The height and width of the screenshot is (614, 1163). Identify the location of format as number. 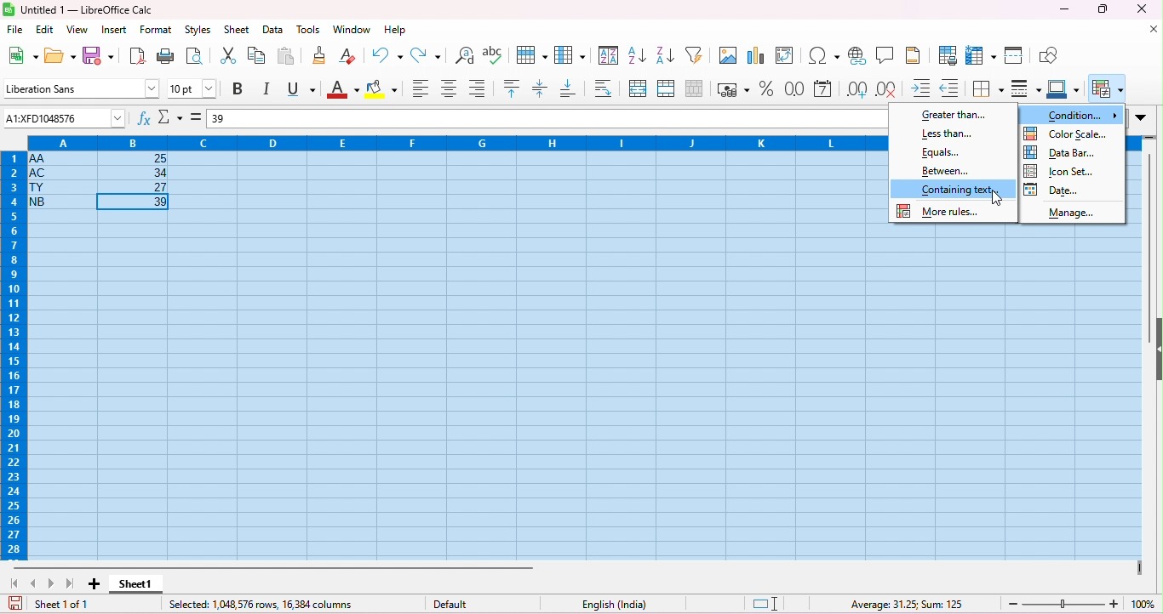
(795, 88).